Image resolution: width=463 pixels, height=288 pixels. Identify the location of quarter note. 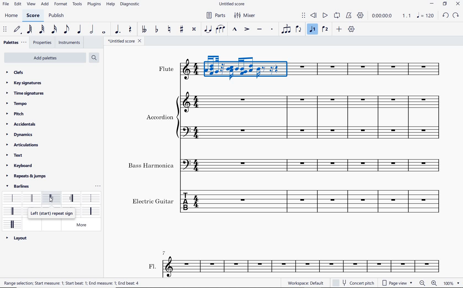
(79, 30).